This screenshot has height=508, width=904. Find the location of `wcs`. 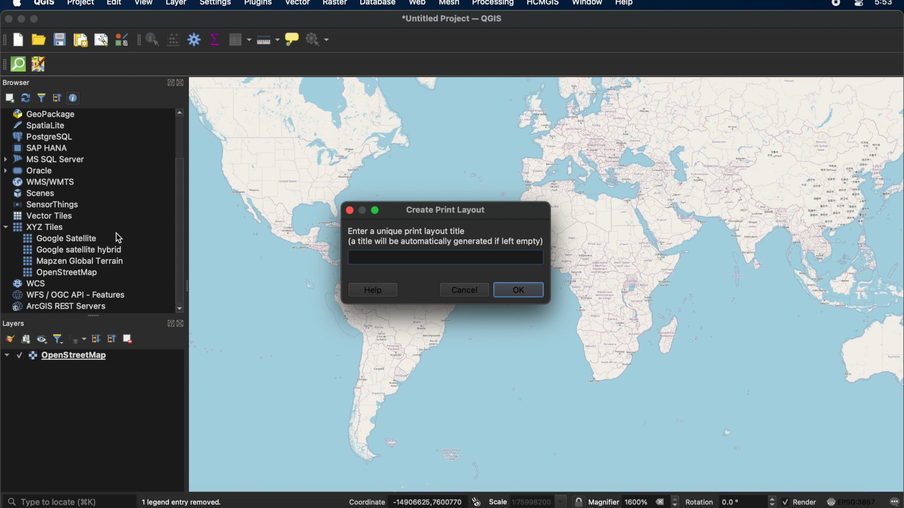

wcs is located at coordinates (47, 284).